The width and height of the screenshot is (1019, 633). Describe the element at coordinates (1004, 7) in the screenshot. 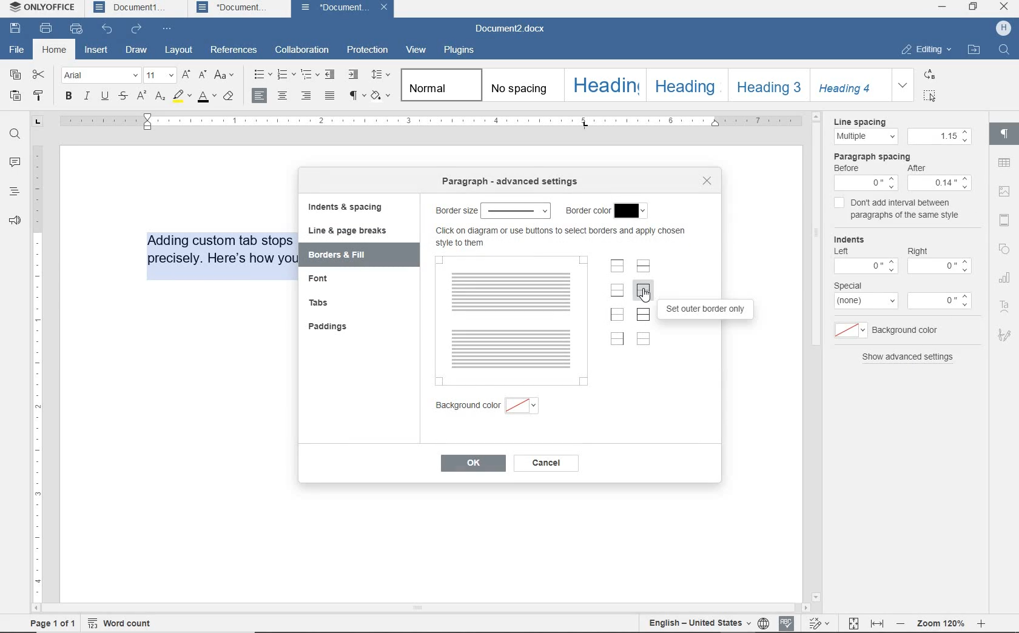

I see `close` at that location.